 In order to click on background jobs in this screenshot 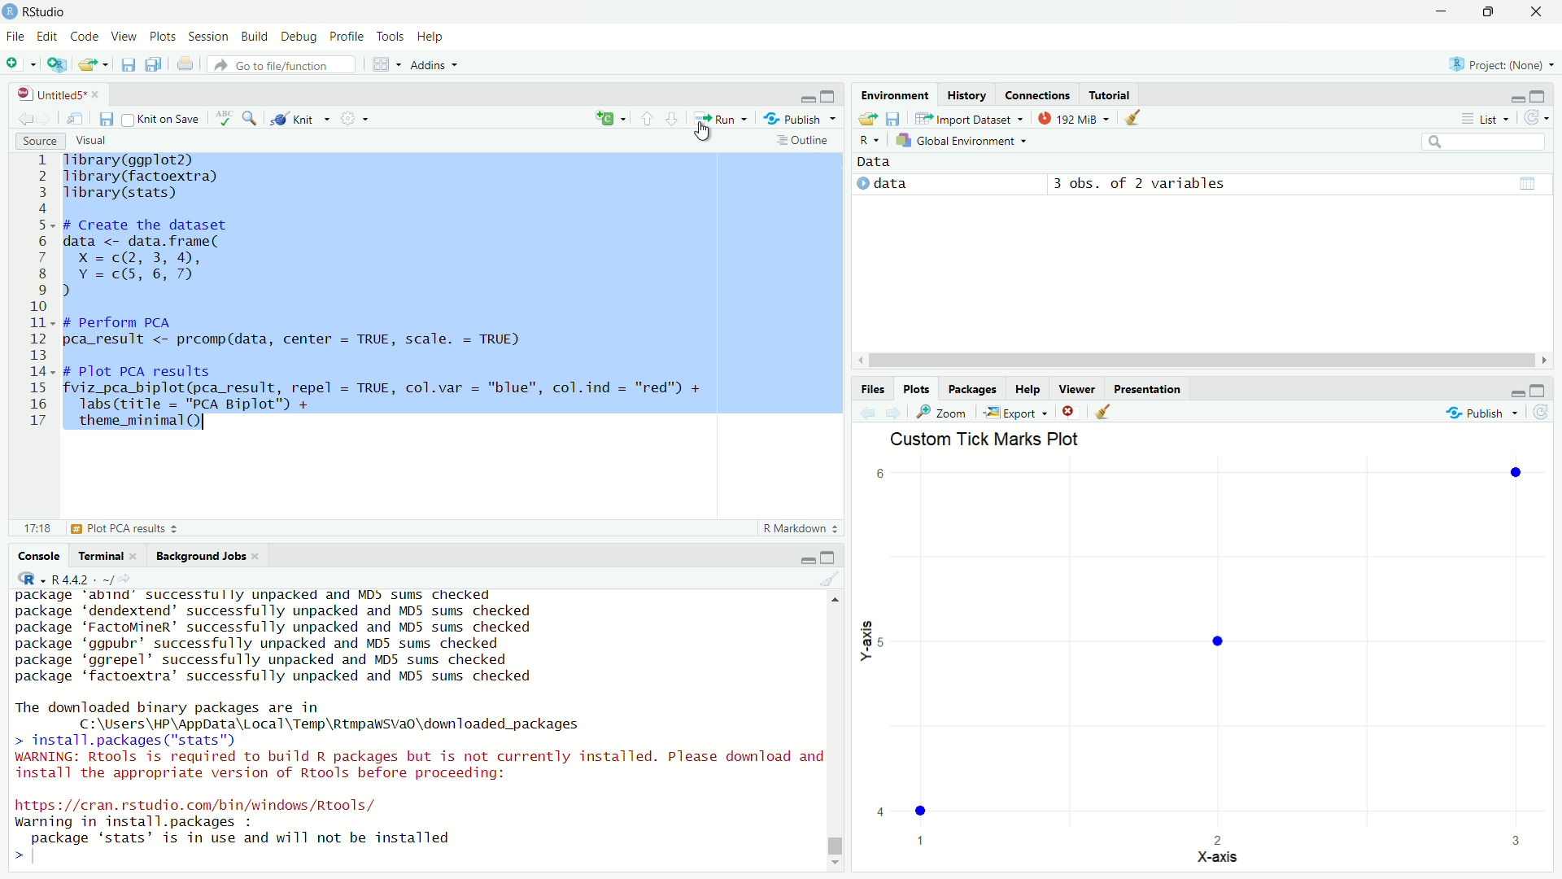, I will do `click(207, 556)`.